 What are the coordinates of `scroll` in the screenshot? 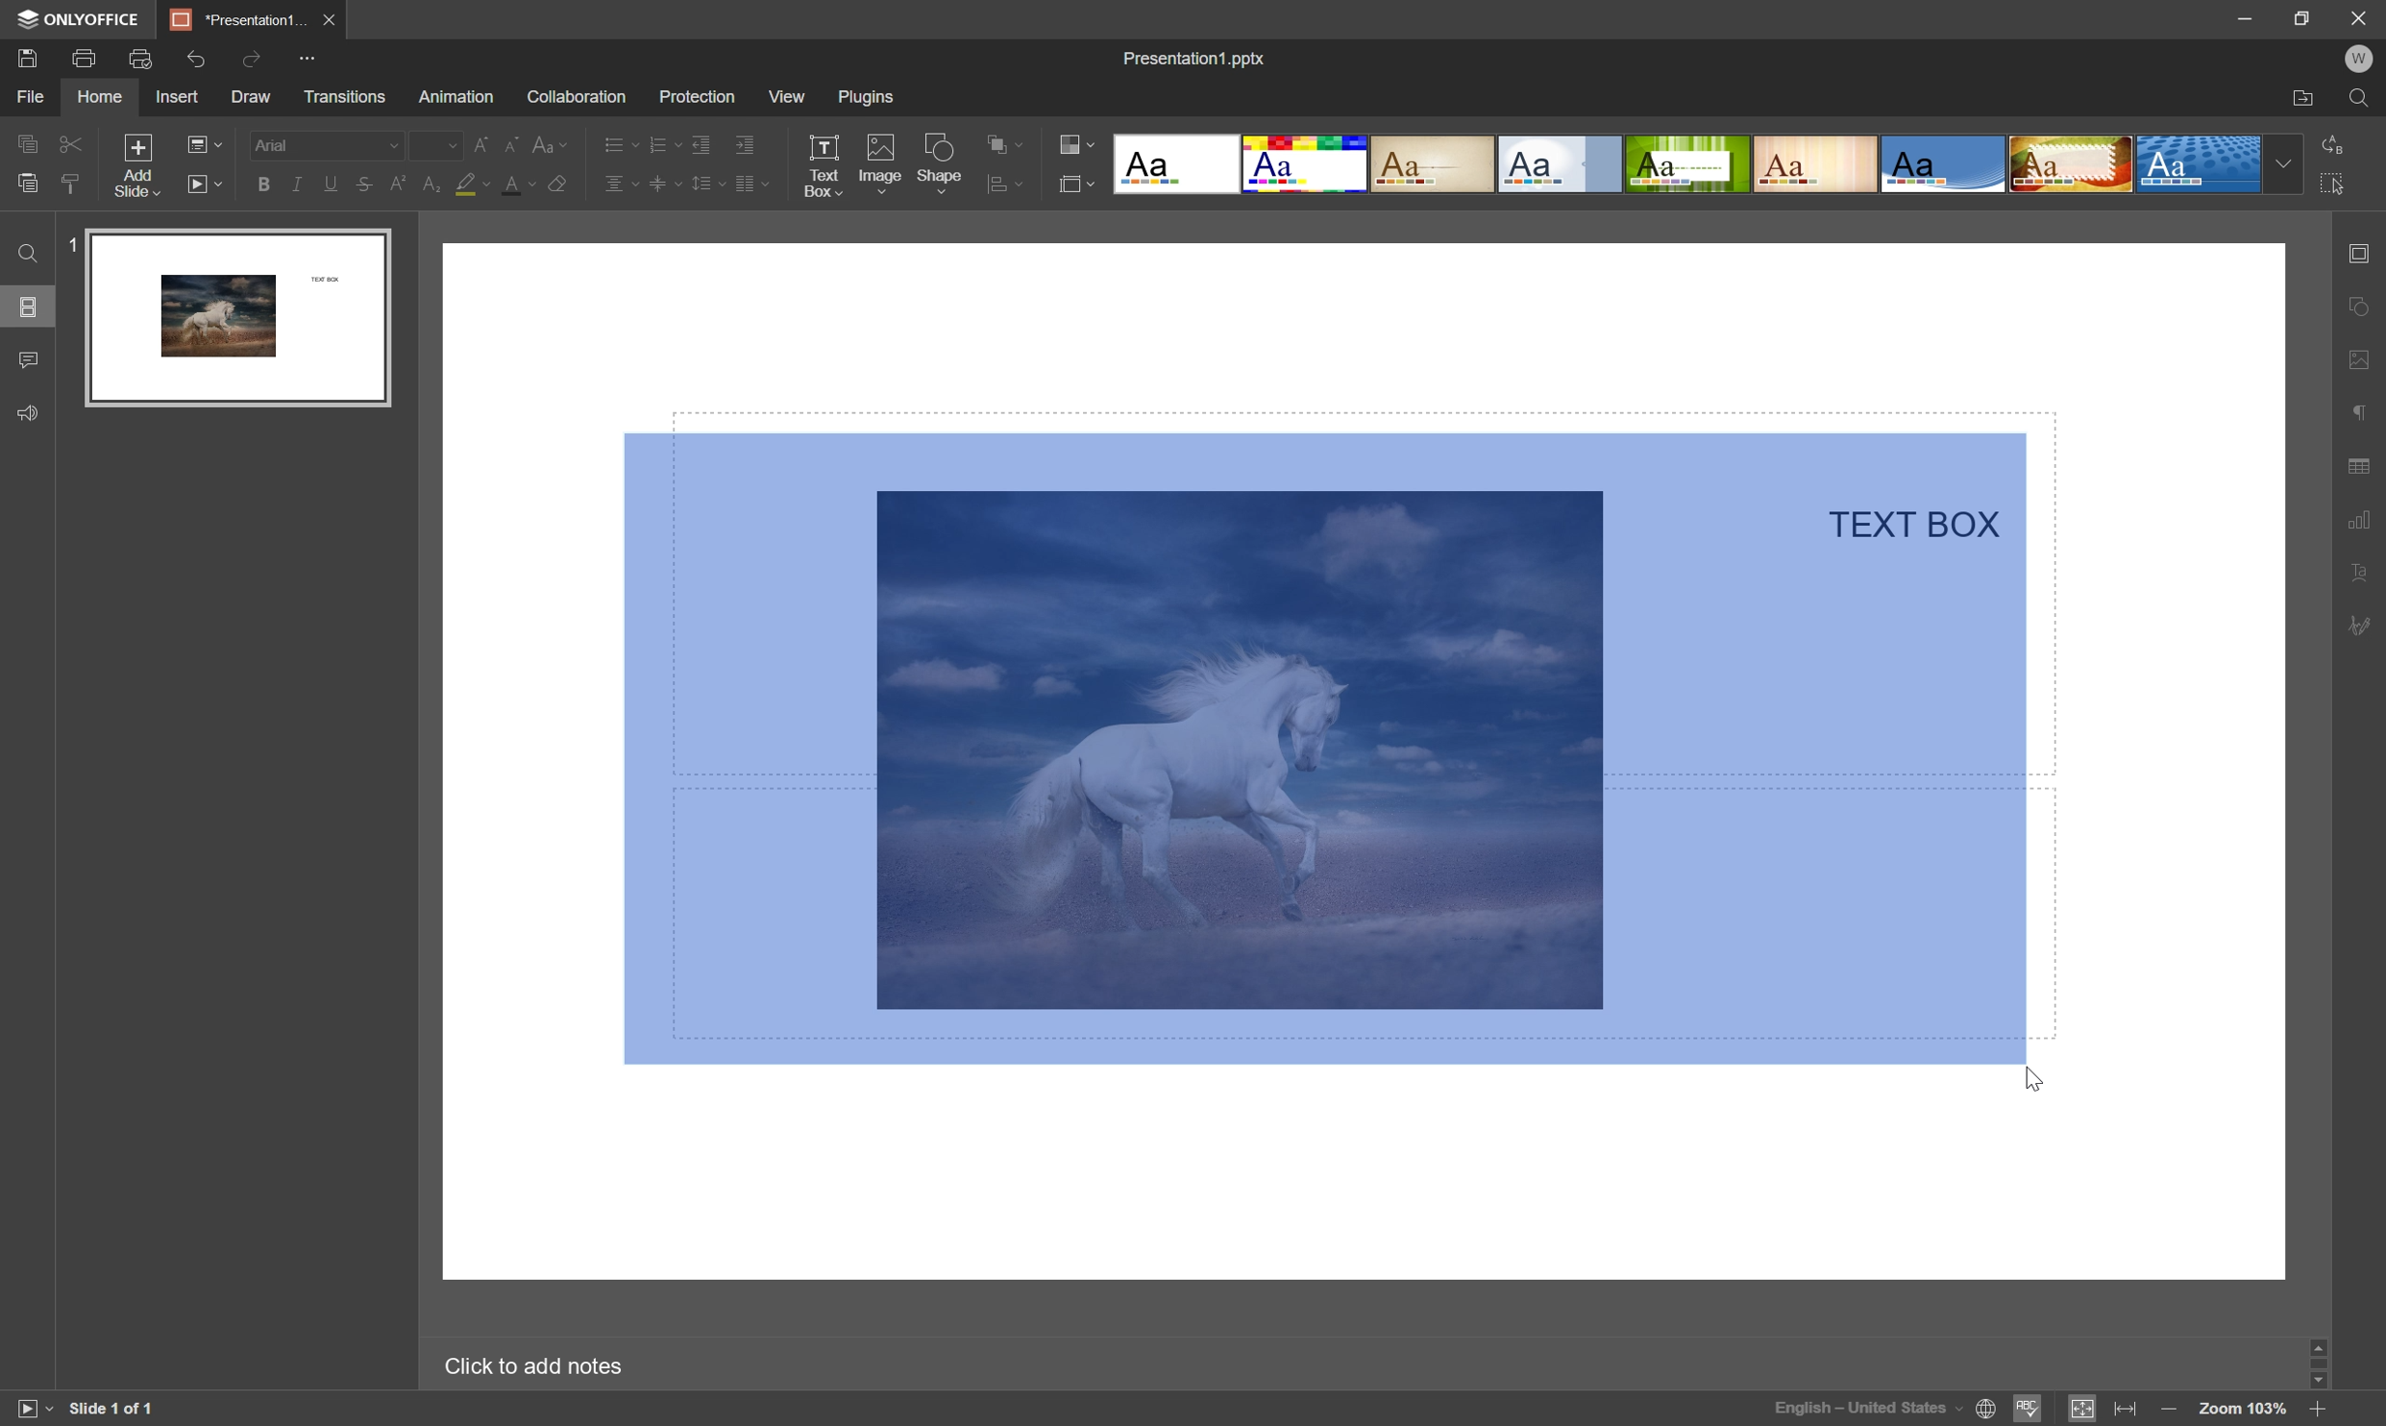 It's located at (2319, 1365).